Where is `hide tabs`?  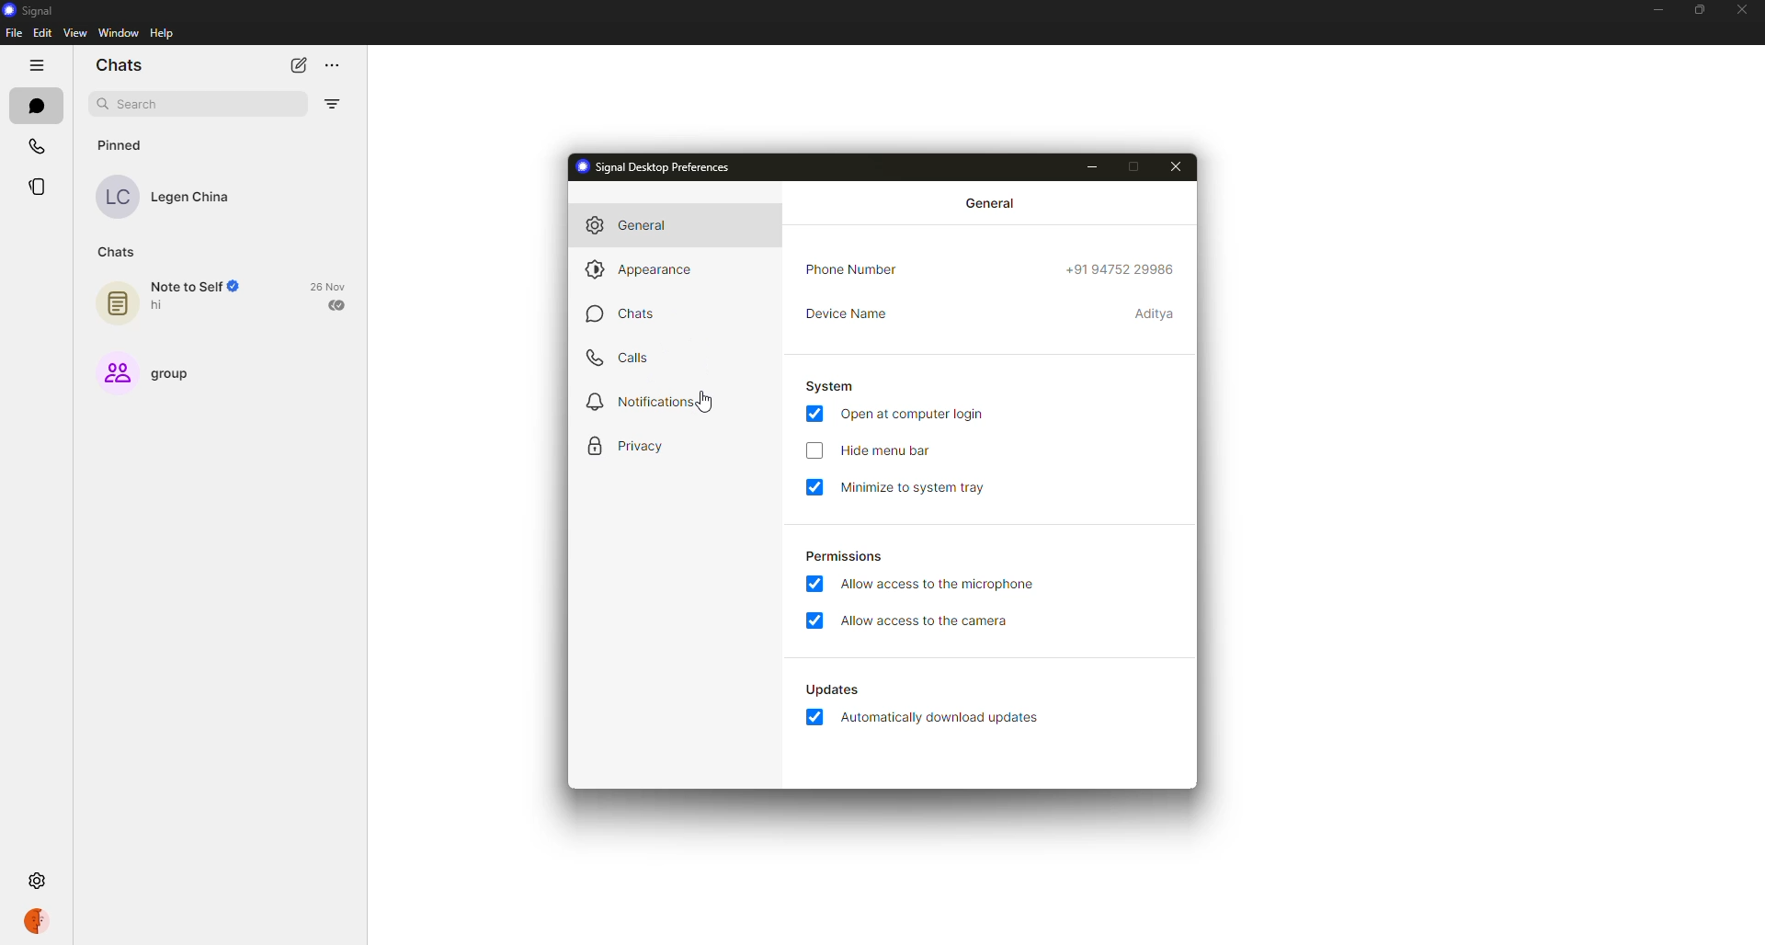
hide tabs is located at coordinates (36, 64).